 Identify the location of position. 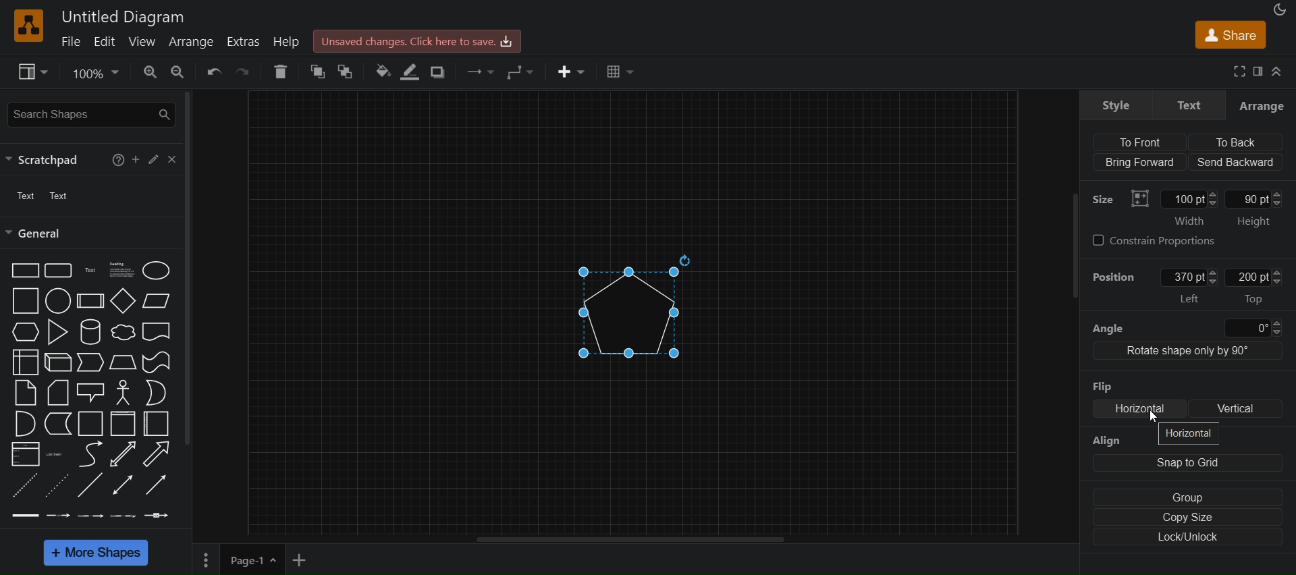
(1114, 277).